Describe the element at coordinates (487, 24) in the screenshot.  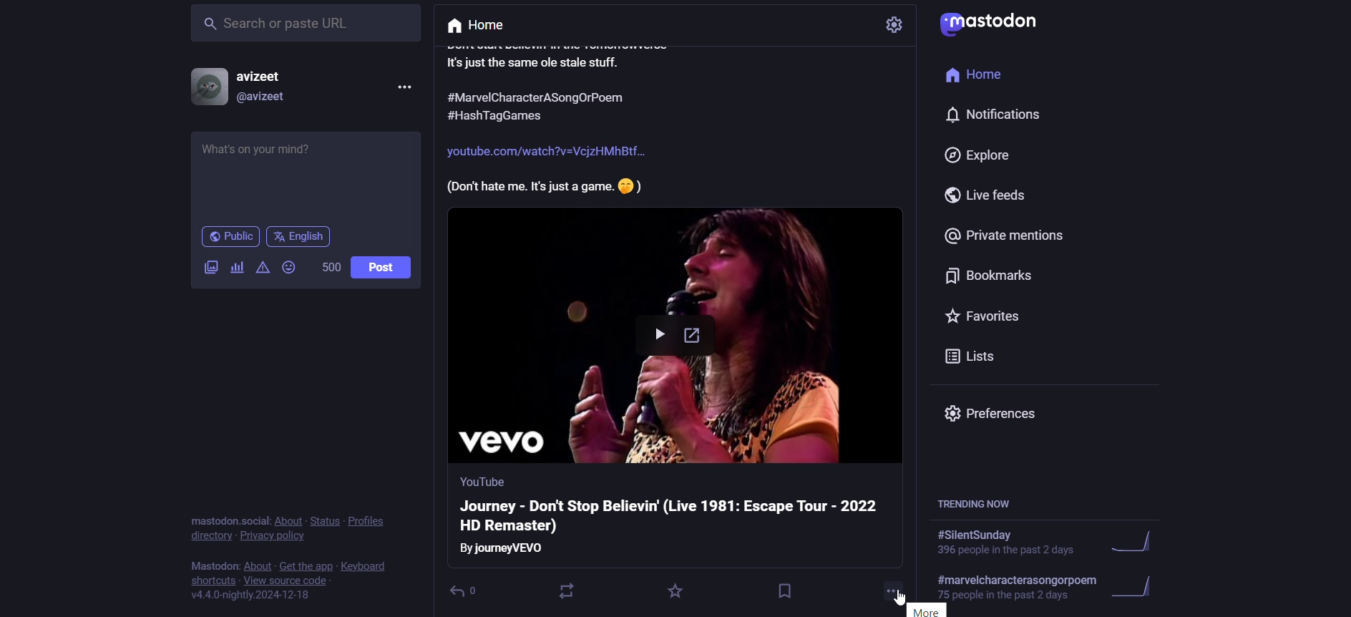
I see `home` at that location.